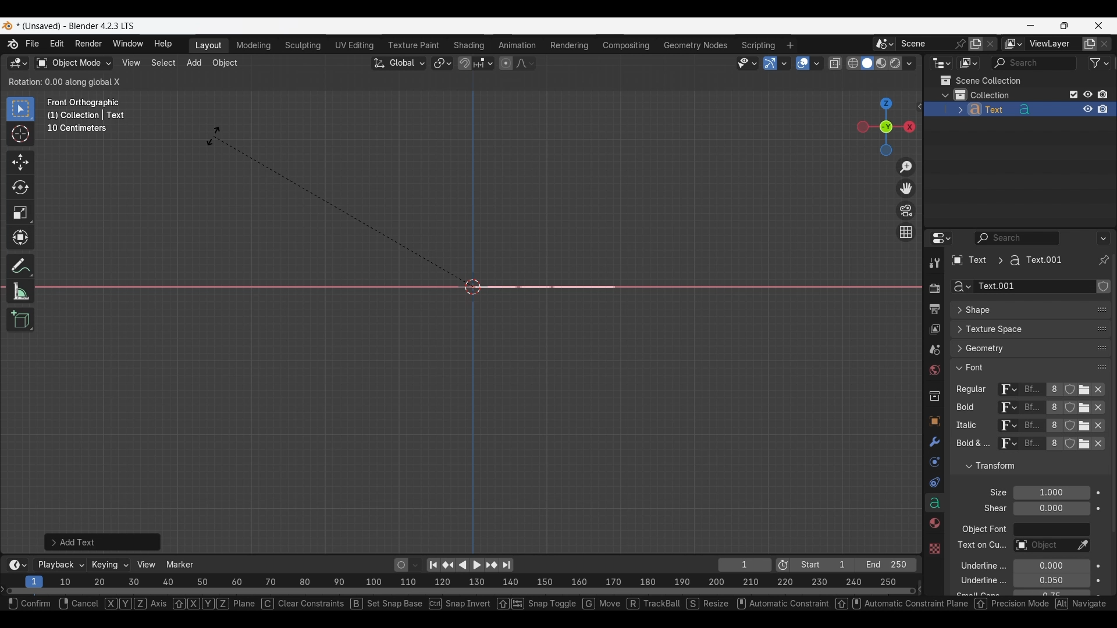 The width and height of the screenshot is (1117, 628). I want to click on , so click(934, 547).